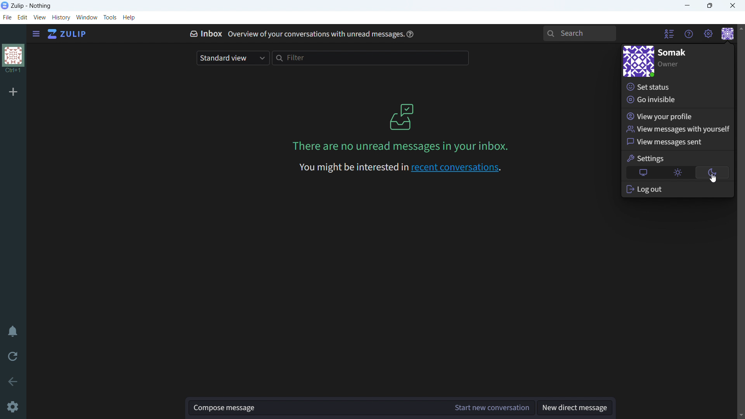 This screenshot has height=419, width=745. What do you see at coordinates (13, 92) in the screenshot?
I see `add organization` at bounding box center [13, 92].